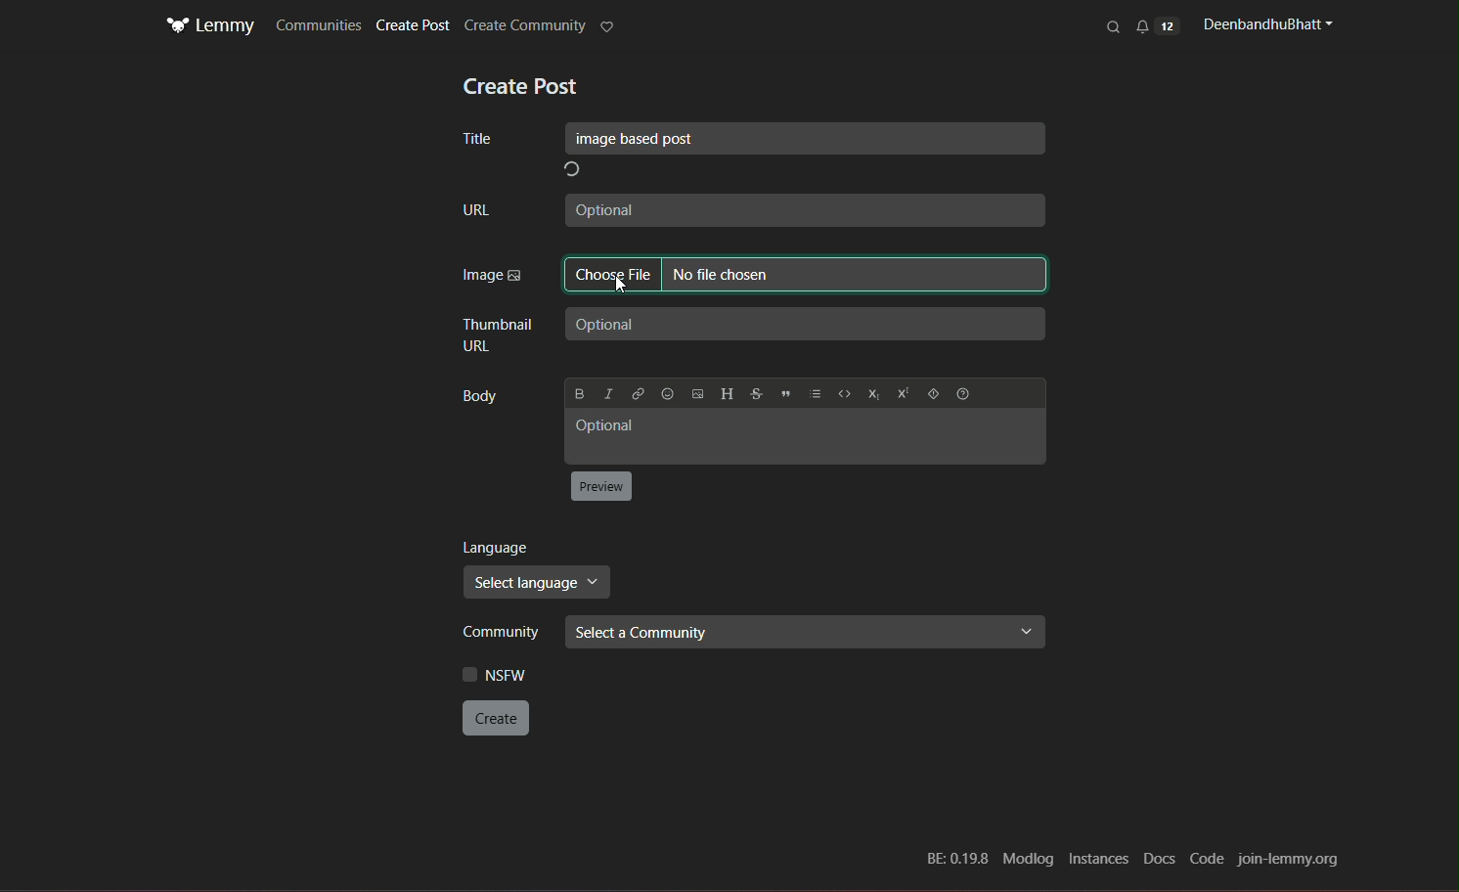 The height and width of the screenshot is (892, 1459). What do you see at coordinates (483, 394) in the screenshot?
I see `Body` at bounding box center [483, 394].